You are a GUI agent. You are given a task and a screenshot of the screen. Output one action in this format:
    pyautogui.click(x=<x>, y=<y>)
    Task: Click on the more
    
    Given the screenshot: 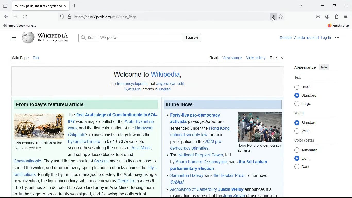 What is the action you would take?
    pyautogui.click(x=340, y=38)
    